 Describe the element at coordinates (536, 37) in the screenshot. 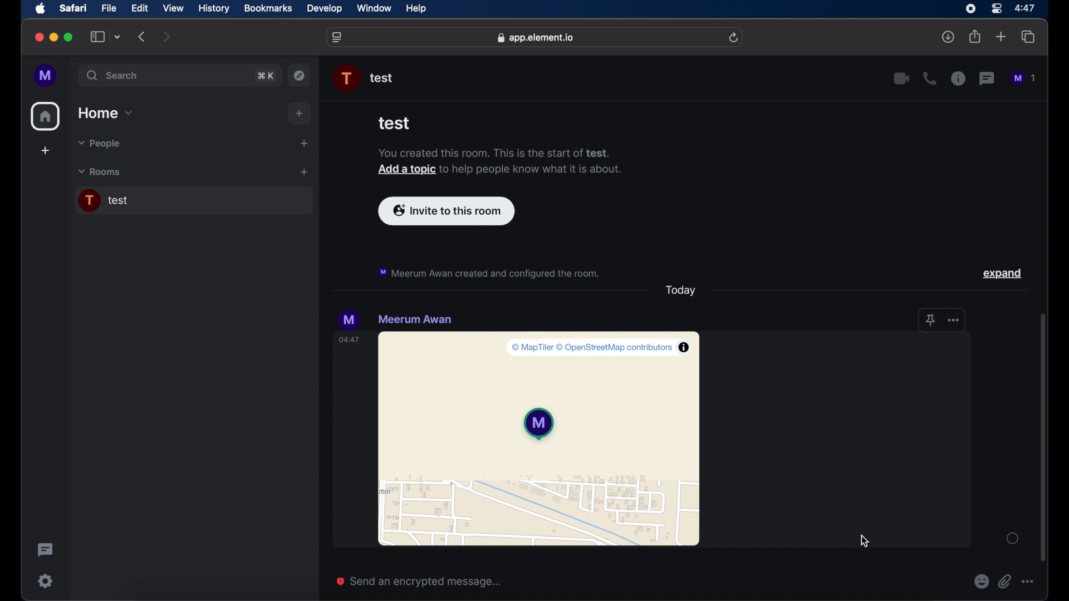

I see `web address` at that location.